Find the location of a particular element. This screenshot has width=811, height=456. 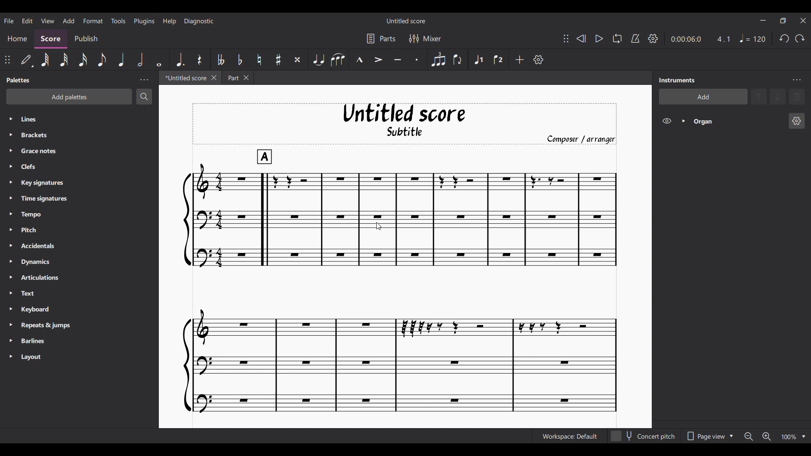

Customize toolbar is located at coordinates (539, 60).